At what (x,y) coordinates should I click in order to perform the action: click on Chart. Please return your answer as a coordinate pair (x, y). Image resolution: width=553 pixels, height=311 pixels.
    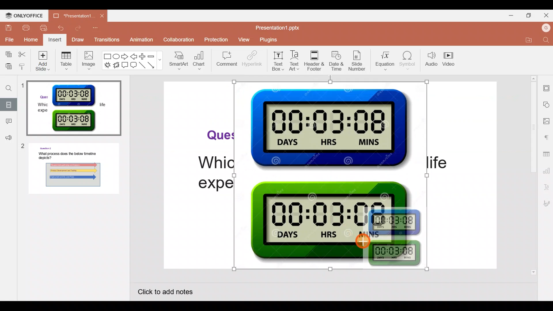
    Looking at the image, I should click on (200, 61).